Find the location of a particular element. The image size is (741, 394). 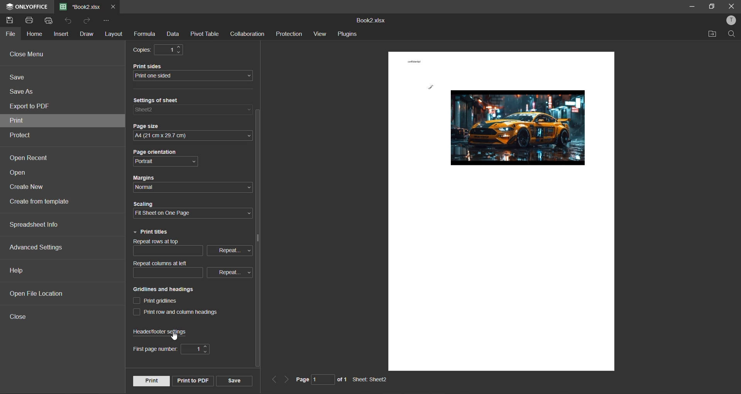

data is located at coordinates (173, 35).